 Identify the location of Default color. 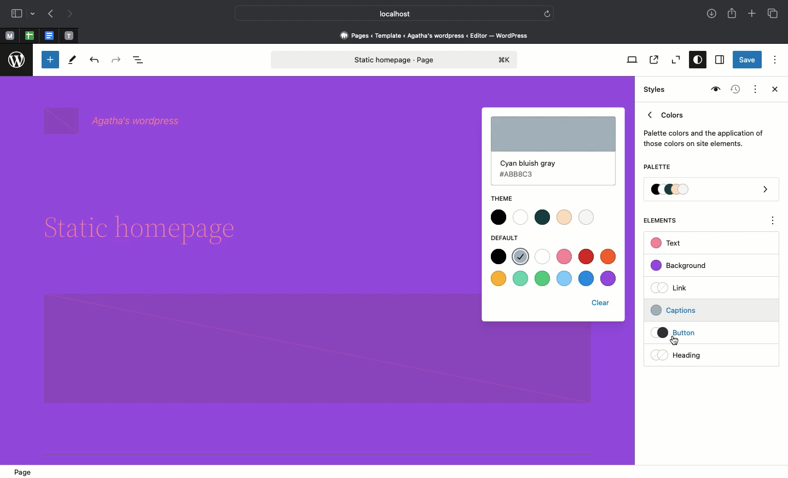
(554, 267).